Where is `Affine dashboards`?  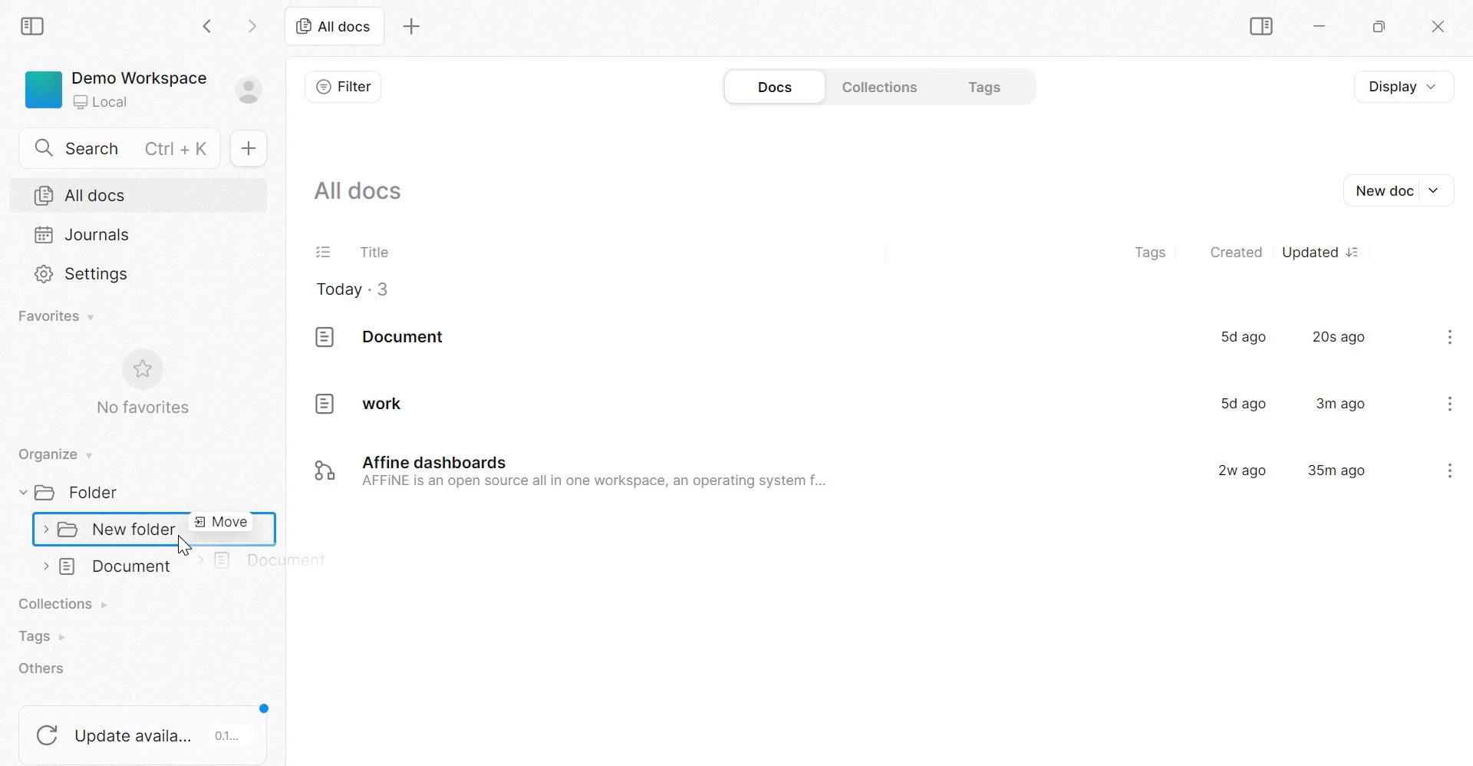
Affine dashboards is located at coordinates (591, 472).